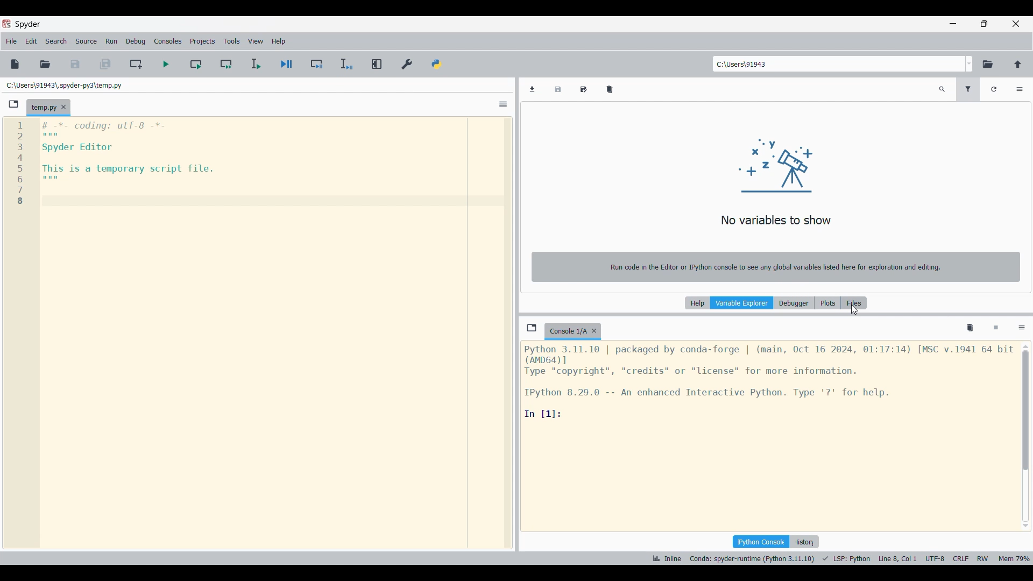 The height and width of the screenshot is (581, 1033). I want to click on Run selection/current line, so click(256, 64).